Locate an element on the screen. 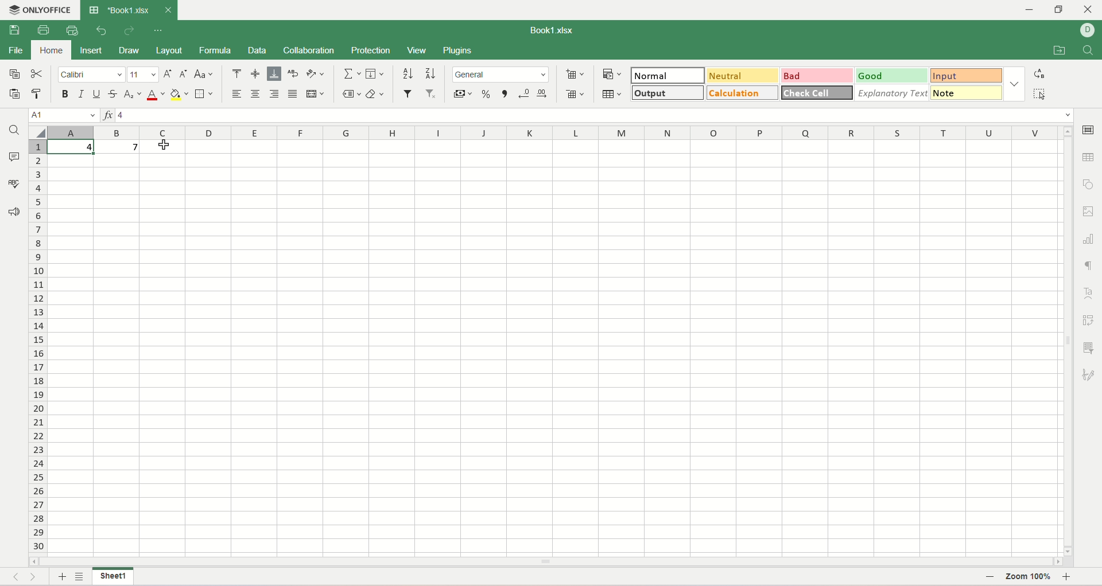 This screenshot has height=586, width=1102. normal is located at coordinates (668, 75).